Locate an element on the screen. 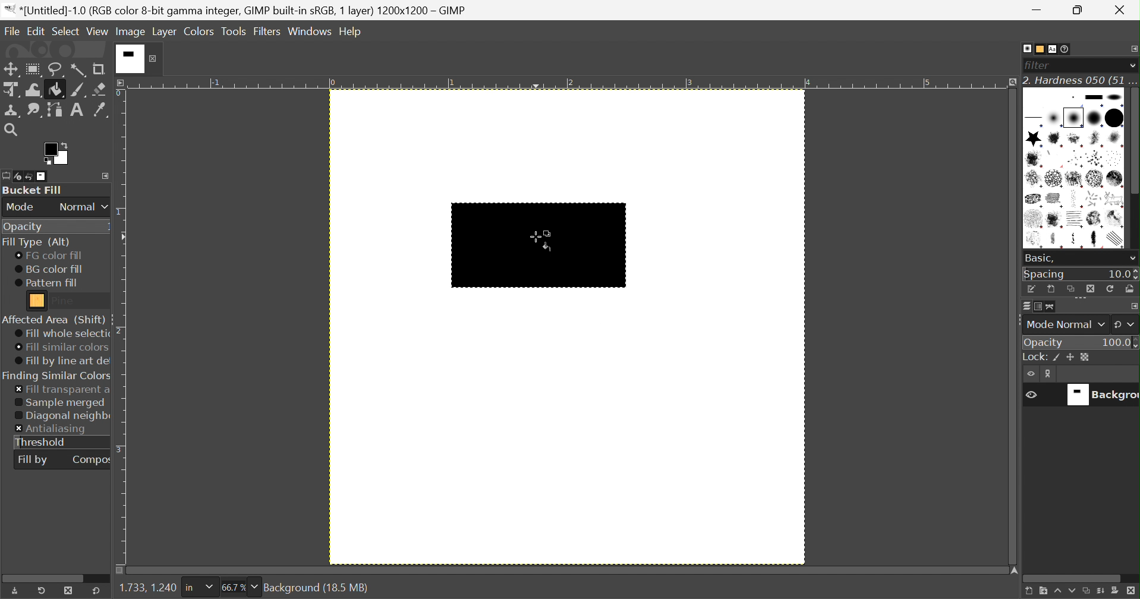 The width and height of the screenshot is (1140, 599). 100.0 is located at coordinates (1120, 341).